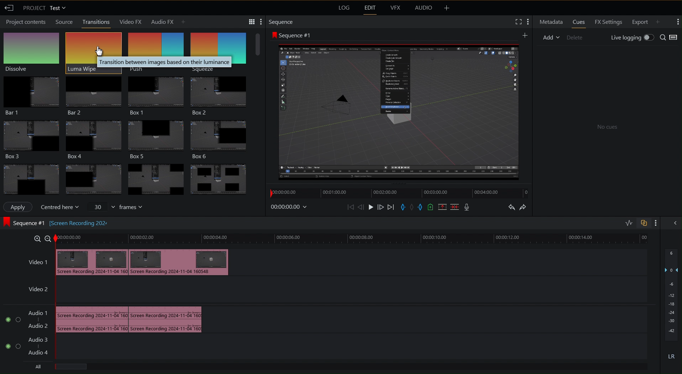  What do you see at coordinates (361, 207) in the screenshot?
I see `Move Back` at bounding box center [361, 207].